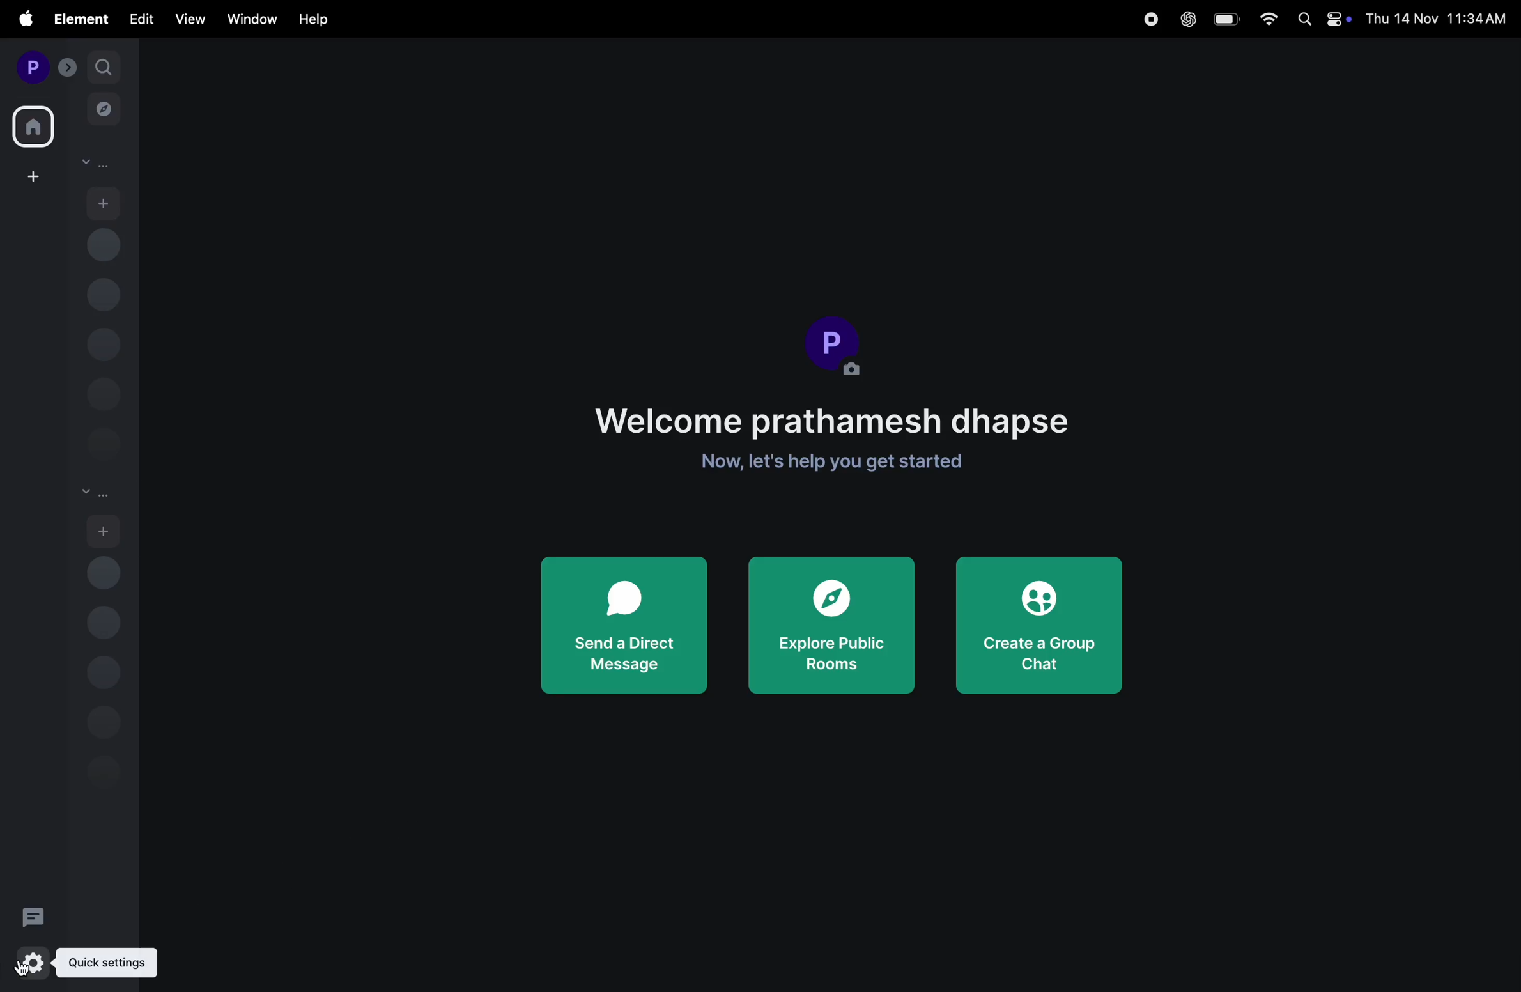  What do you see at coordinates (104, 201) in the screenshot?
I see `add` at bounding box center [104, 201].